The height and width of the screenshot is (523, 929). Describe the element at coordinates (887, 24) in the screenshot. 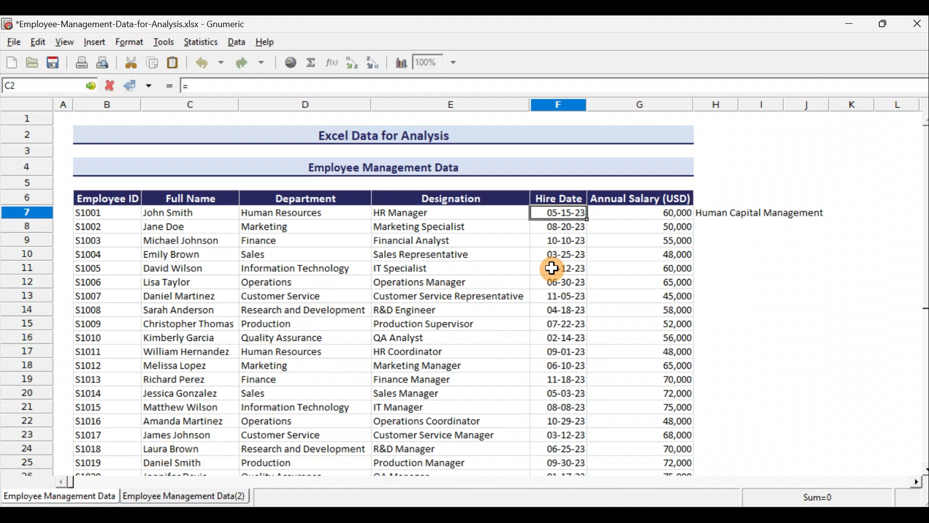

I see `Maximise` at that location.